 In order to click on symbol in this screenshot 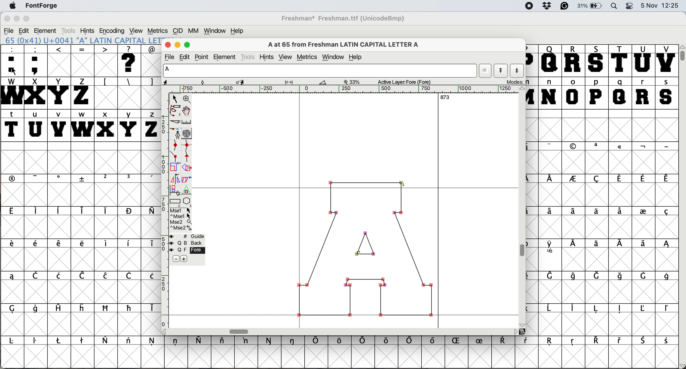, I will do `click(60, 275)`.